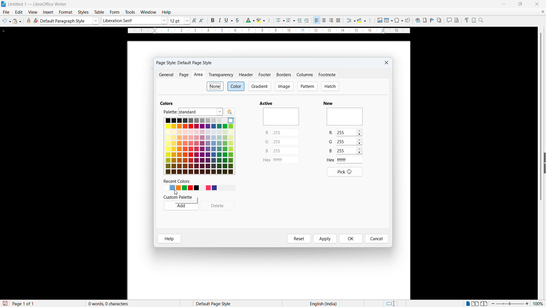 The image size is (546, 307). What do you see at coordinates (351, 20) in the screenshot?
I see `Set line spacing ` at bounding box center [351, 20].